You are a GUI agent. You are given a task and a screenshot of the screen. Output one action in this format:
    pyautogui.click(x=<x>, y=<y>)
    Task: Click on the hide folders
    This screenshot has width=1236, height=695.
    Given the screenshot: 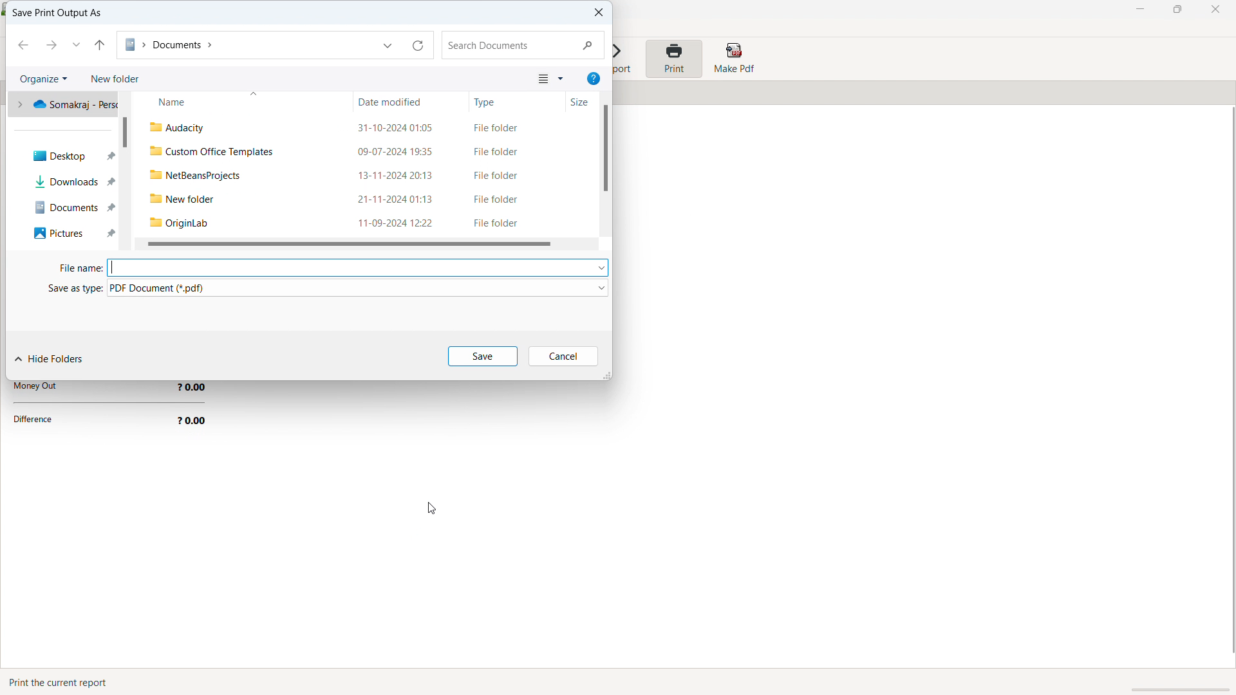 What is the action you would take?
    pyautogui.click(x=50, y=360)
    